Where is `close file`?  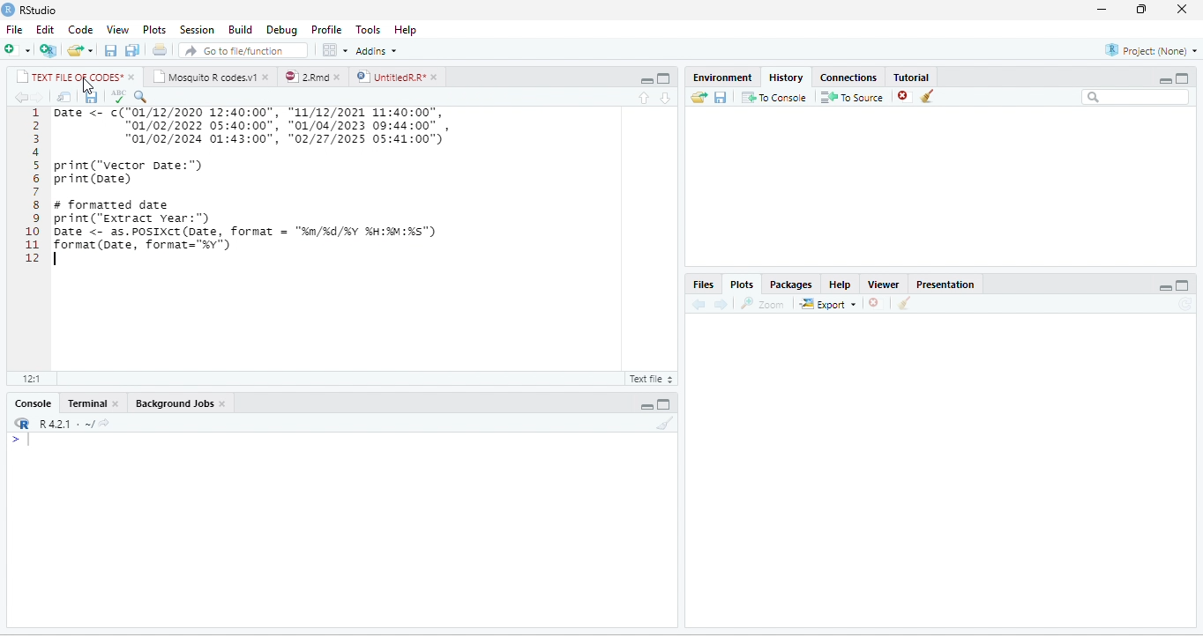 close file is located at coordinates (878, 303).